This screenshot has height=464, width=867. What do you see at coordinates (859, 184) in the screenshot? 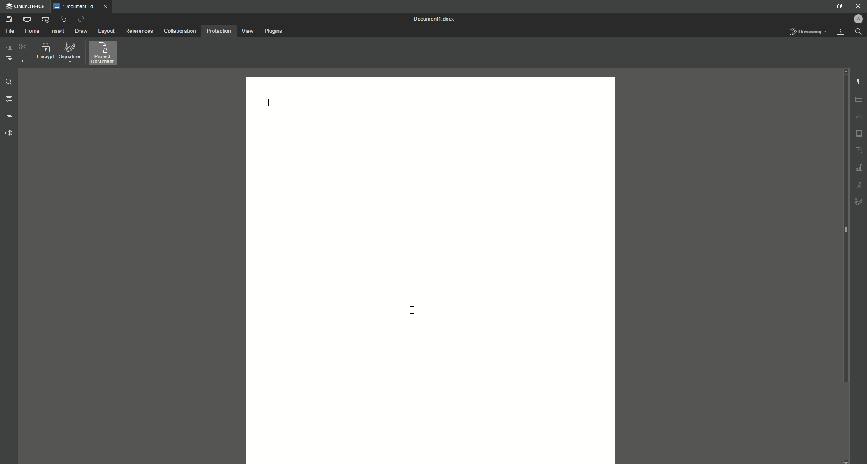
I see `Text Art settings` at bounding box center [859, 184].